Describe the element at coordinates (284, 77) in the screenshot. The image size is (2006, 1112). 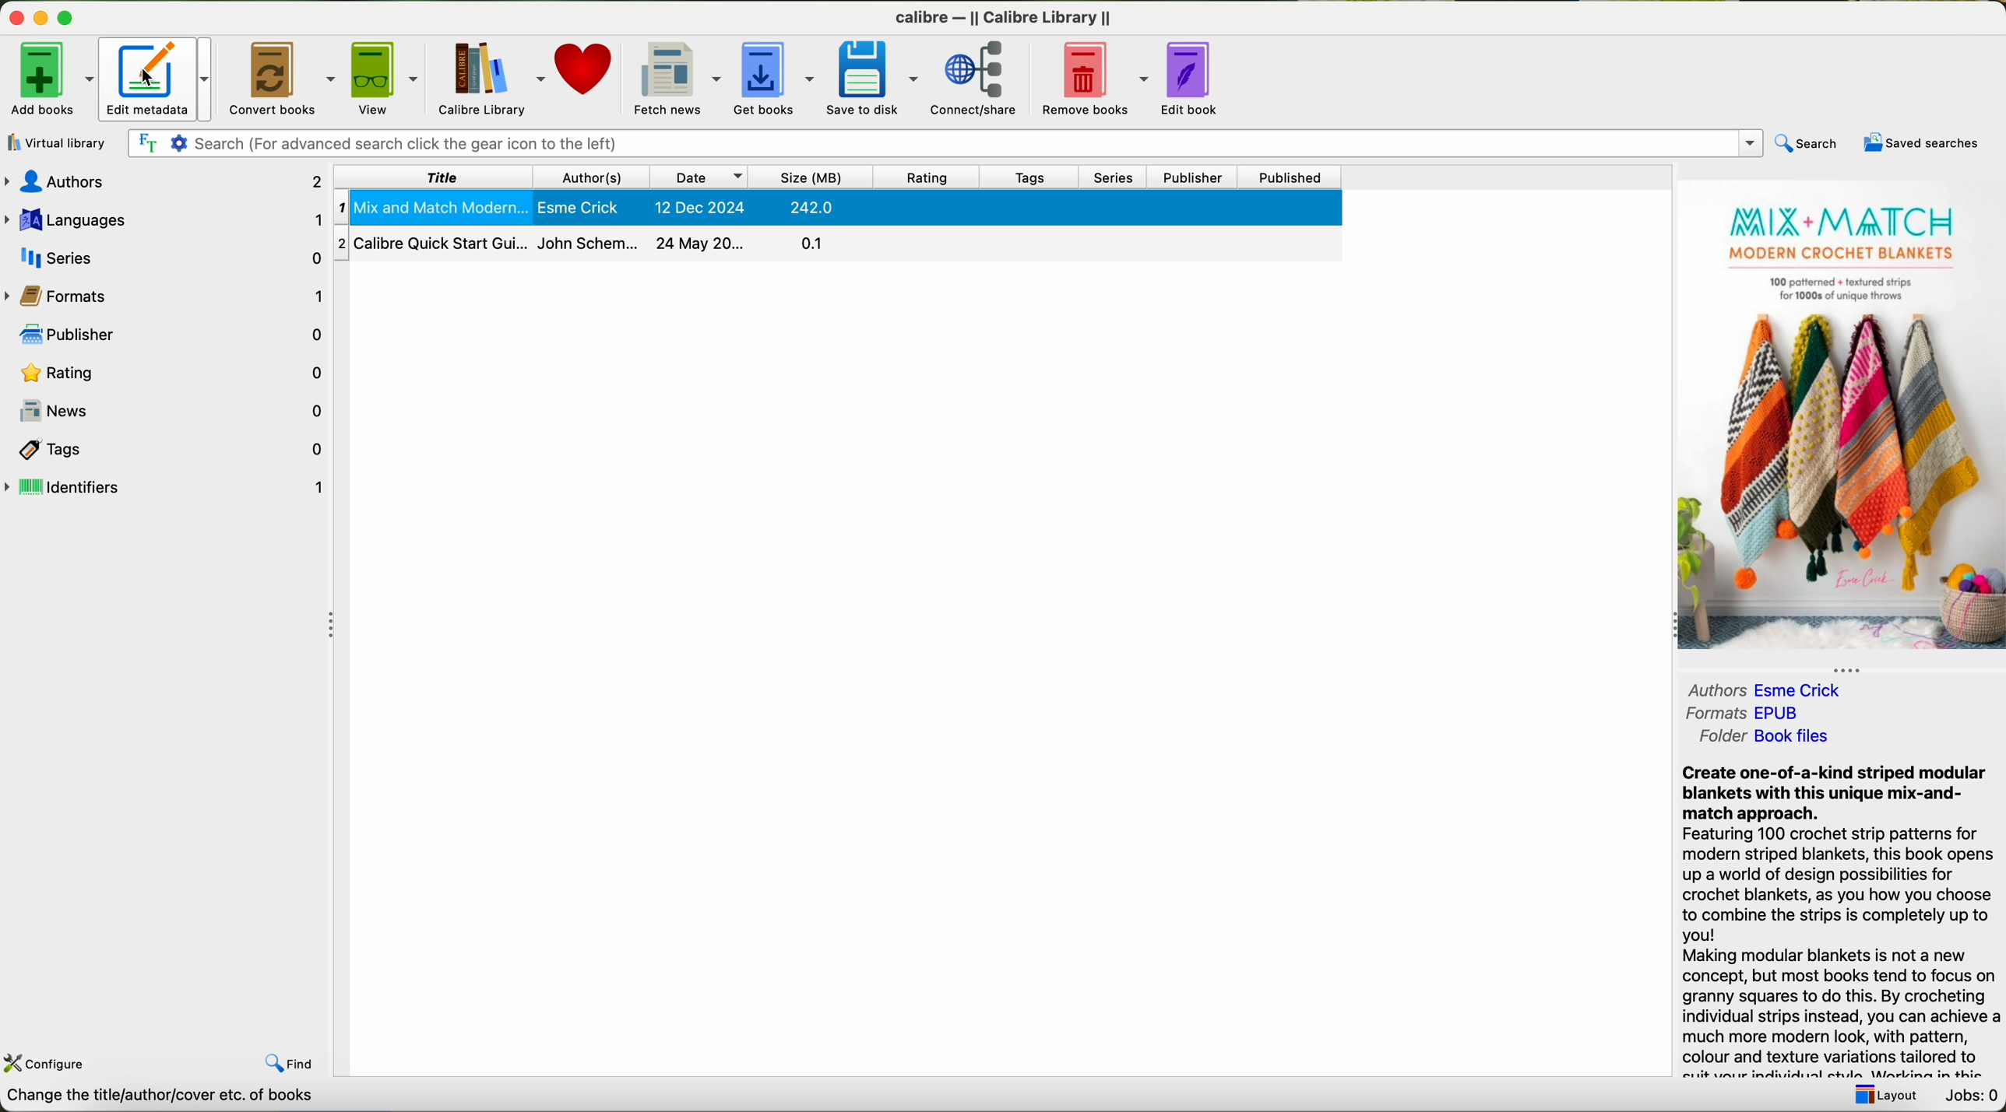
I see `convert books` at that location.